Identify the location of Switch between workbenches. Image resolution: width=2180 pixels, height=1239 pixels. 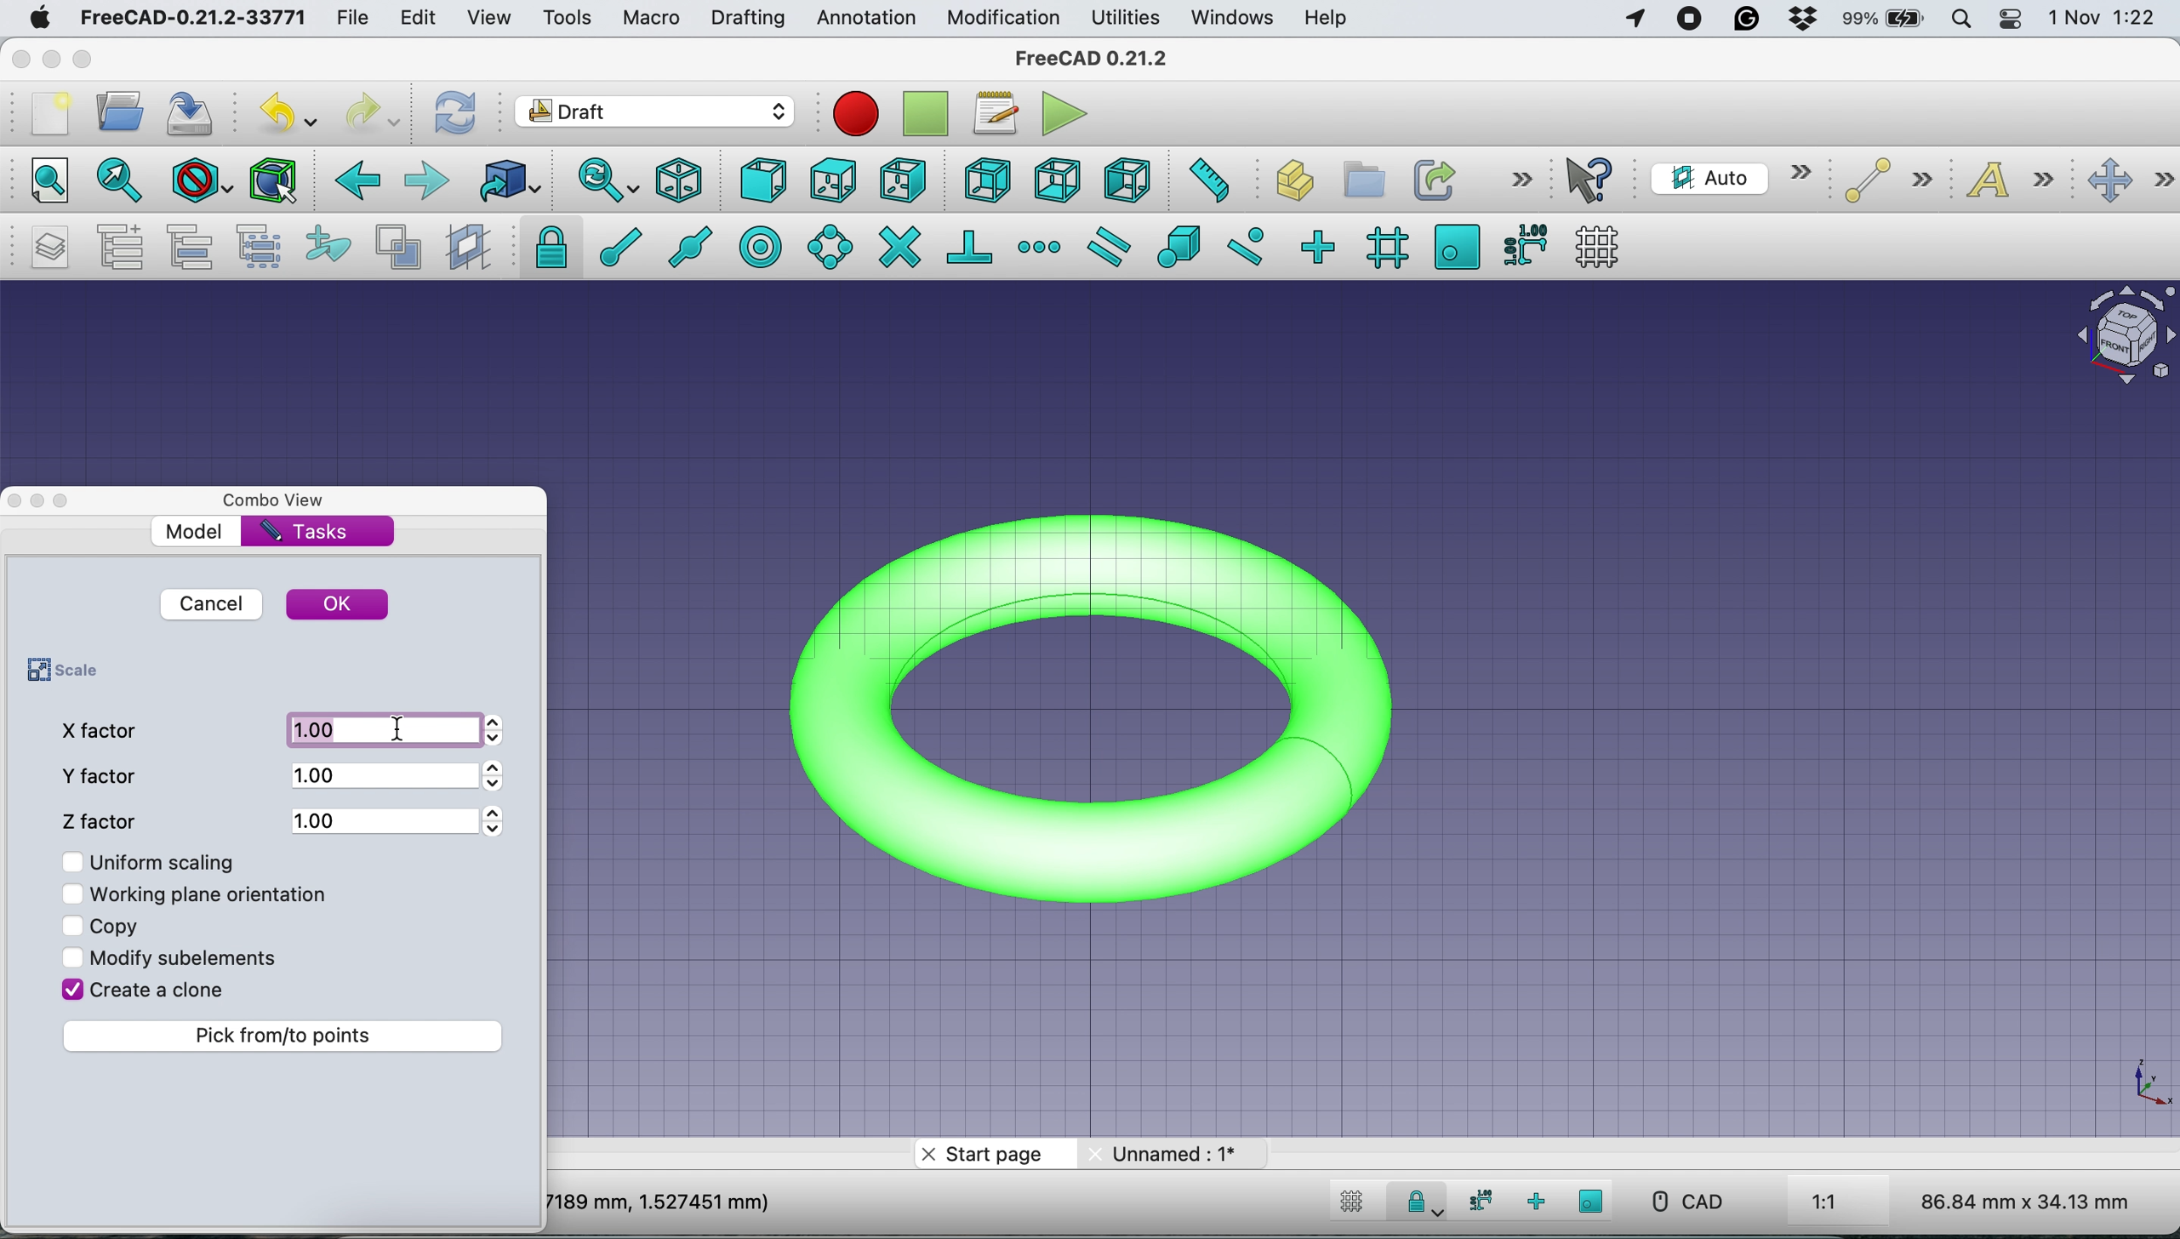
(654, 113).